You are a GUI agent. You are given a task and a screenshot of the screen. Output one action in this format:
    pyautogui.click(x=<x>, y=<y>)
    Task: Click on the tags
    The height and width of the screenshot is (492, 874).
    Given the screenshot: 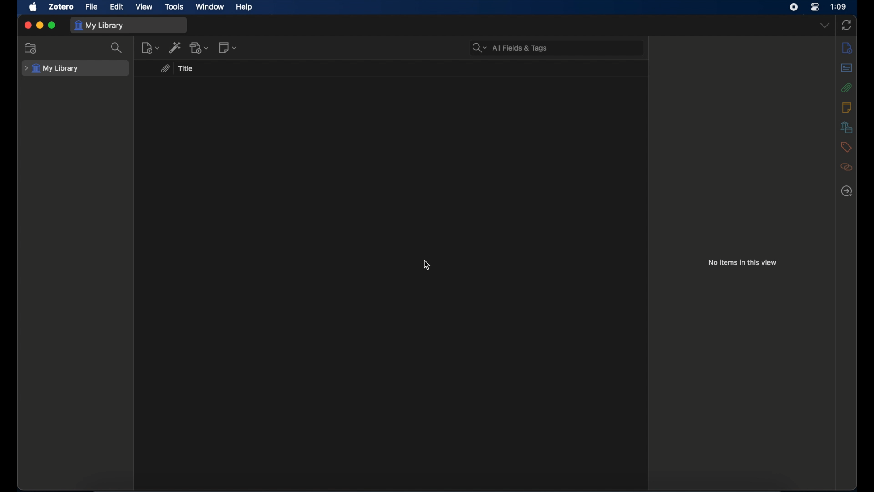 What is the action you would take?
    pyautogui.click(x=846, y=146)
    